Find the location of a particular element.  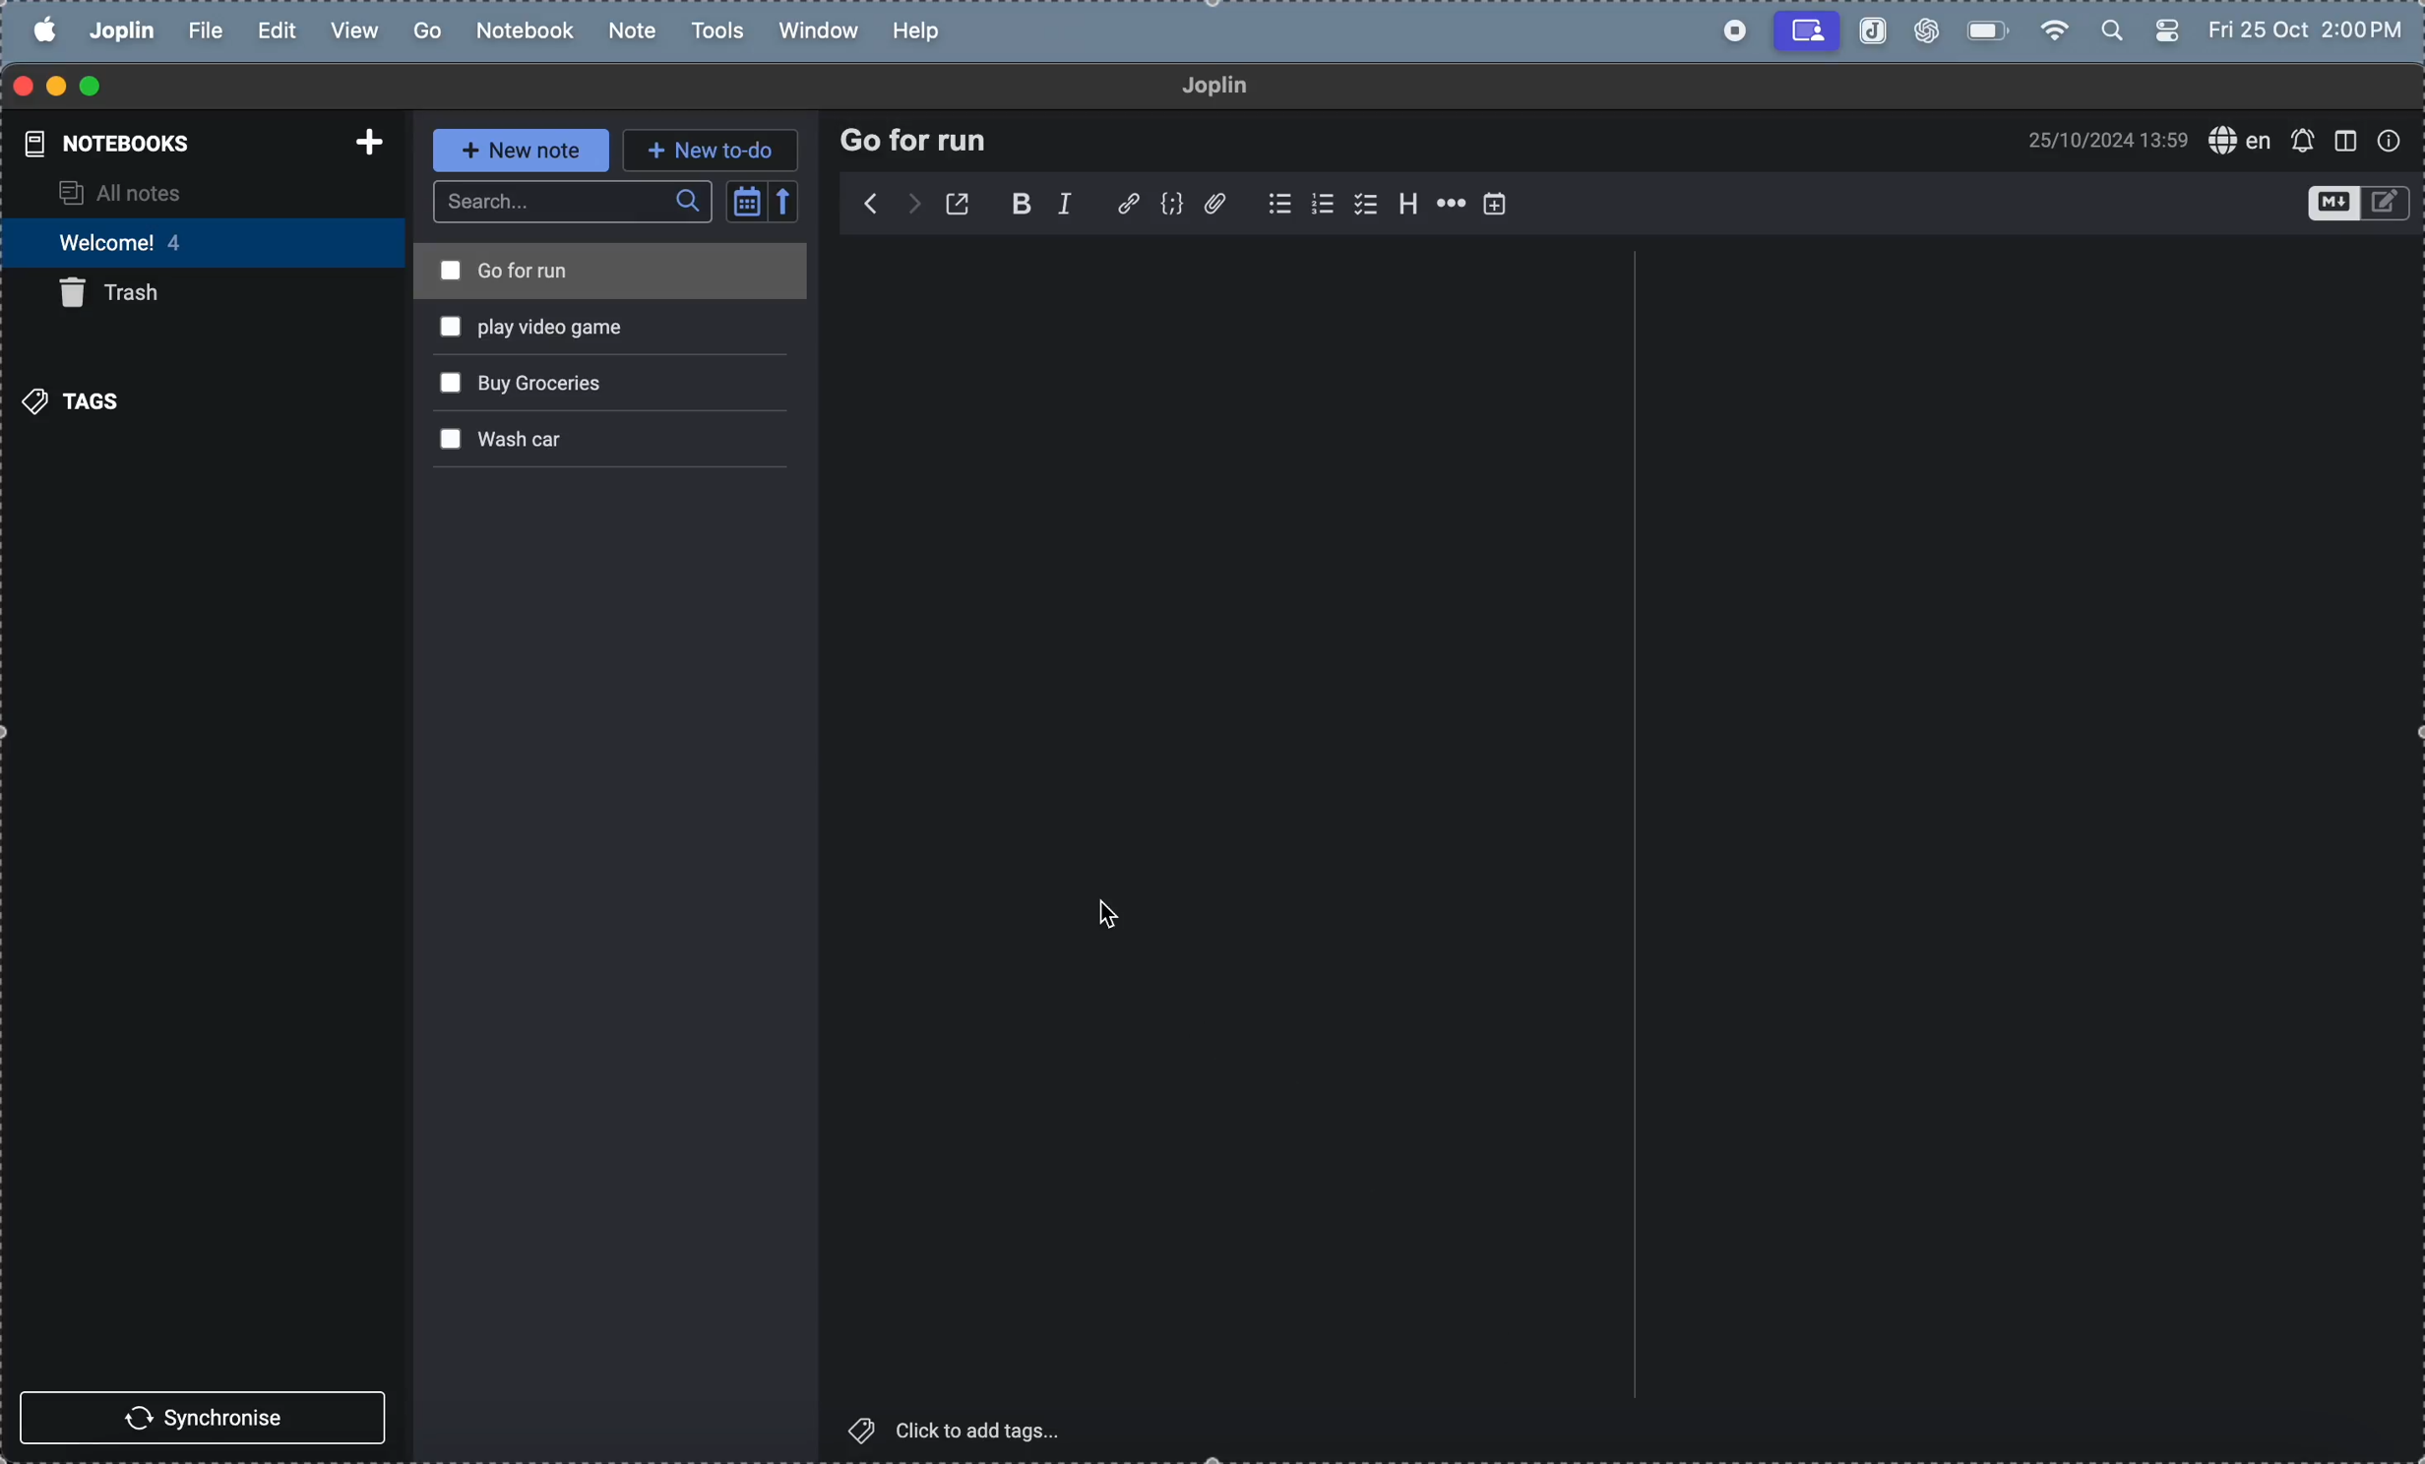

calendar is located at coordinates (765, 202).